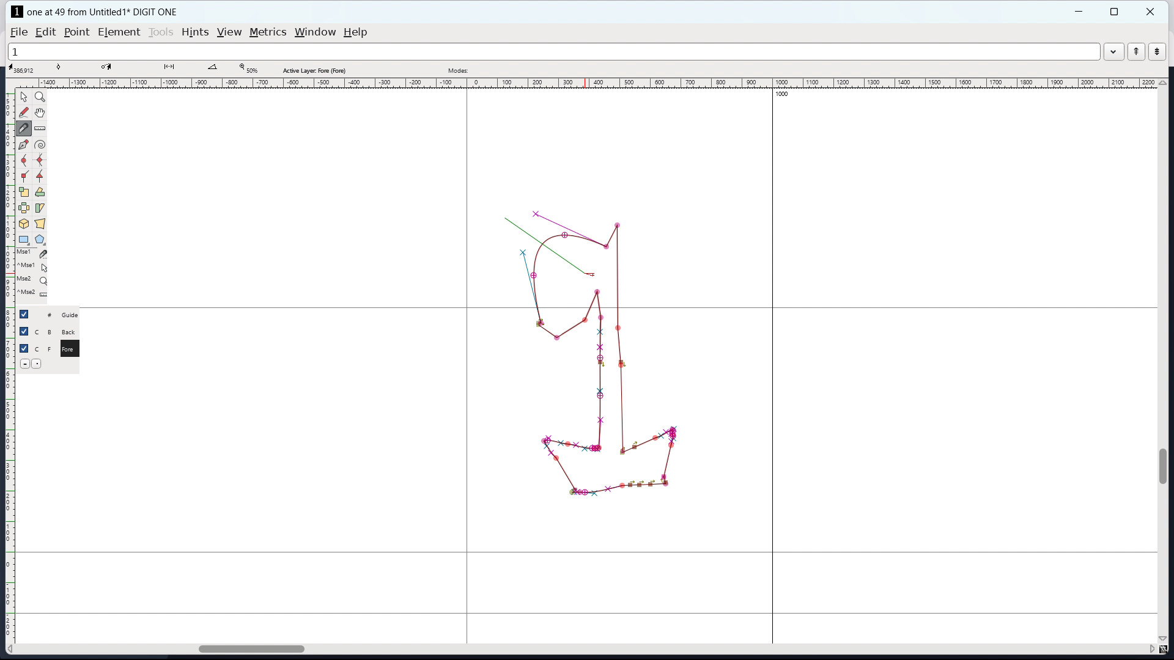 This screenshot has width=1174, height=660. What do you see at coordinates (41, 176) in the screenshot?
I see `add a tangent point` at bounding box center [41, 176].